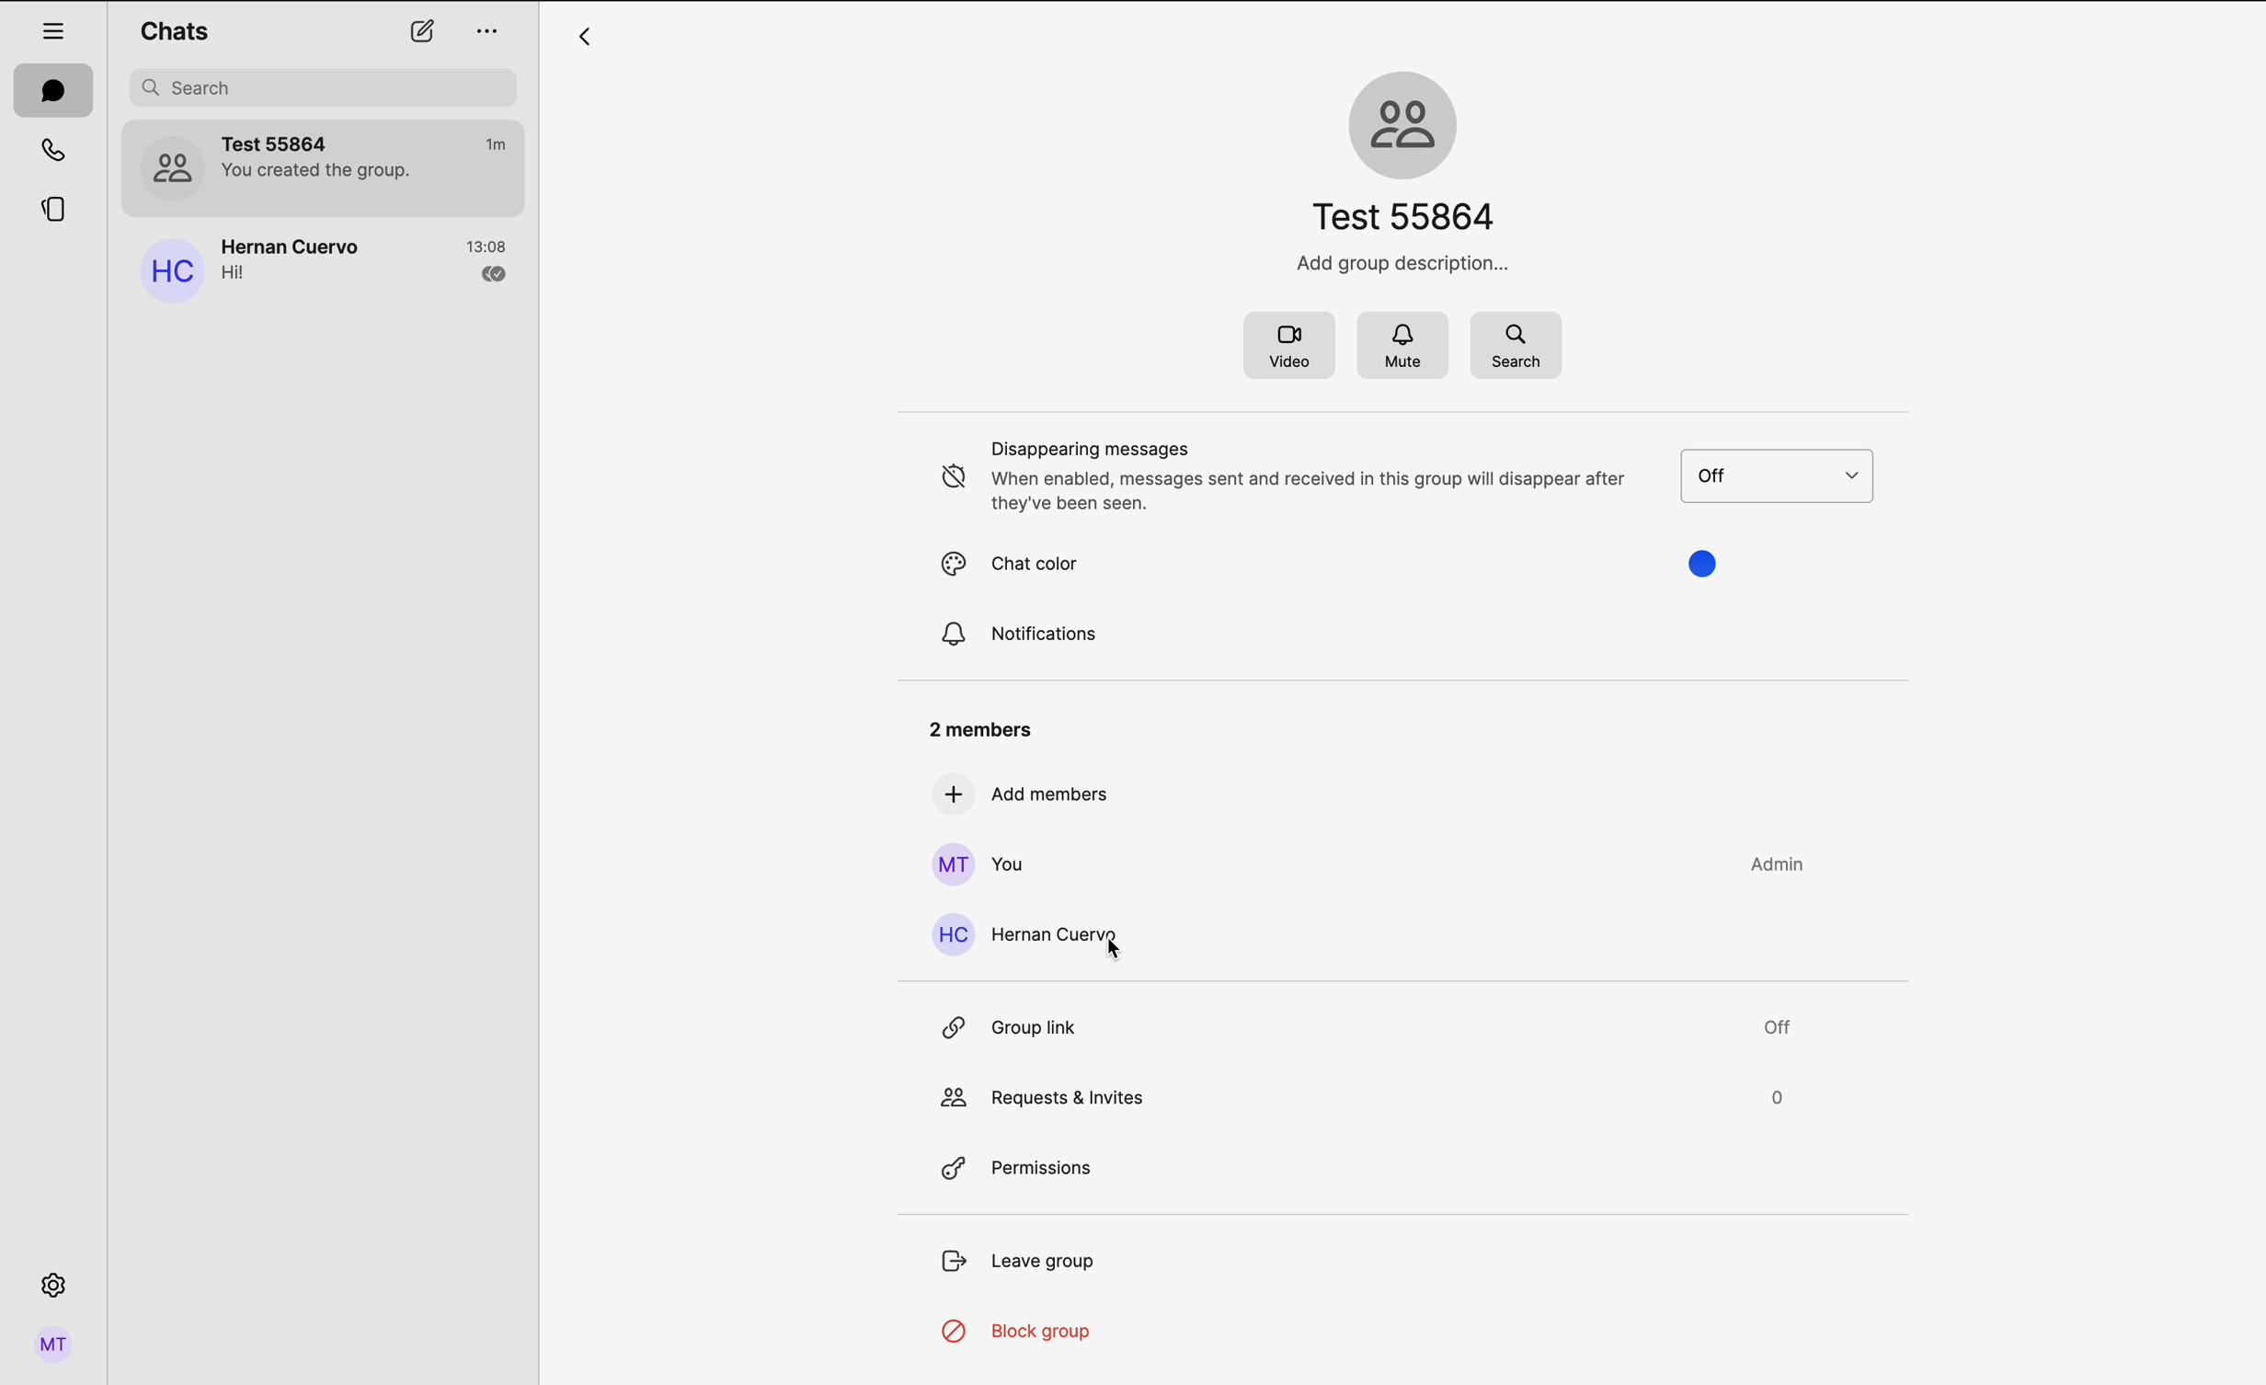  I want to click on 2 members, so click(986, 729).